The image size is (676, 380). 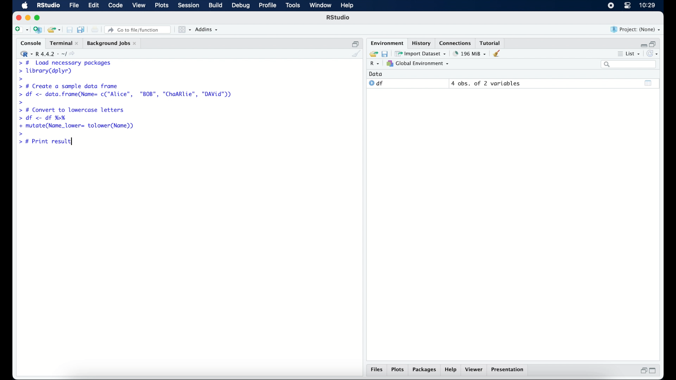 I want to click on restore down, so click(x=654, y=43).